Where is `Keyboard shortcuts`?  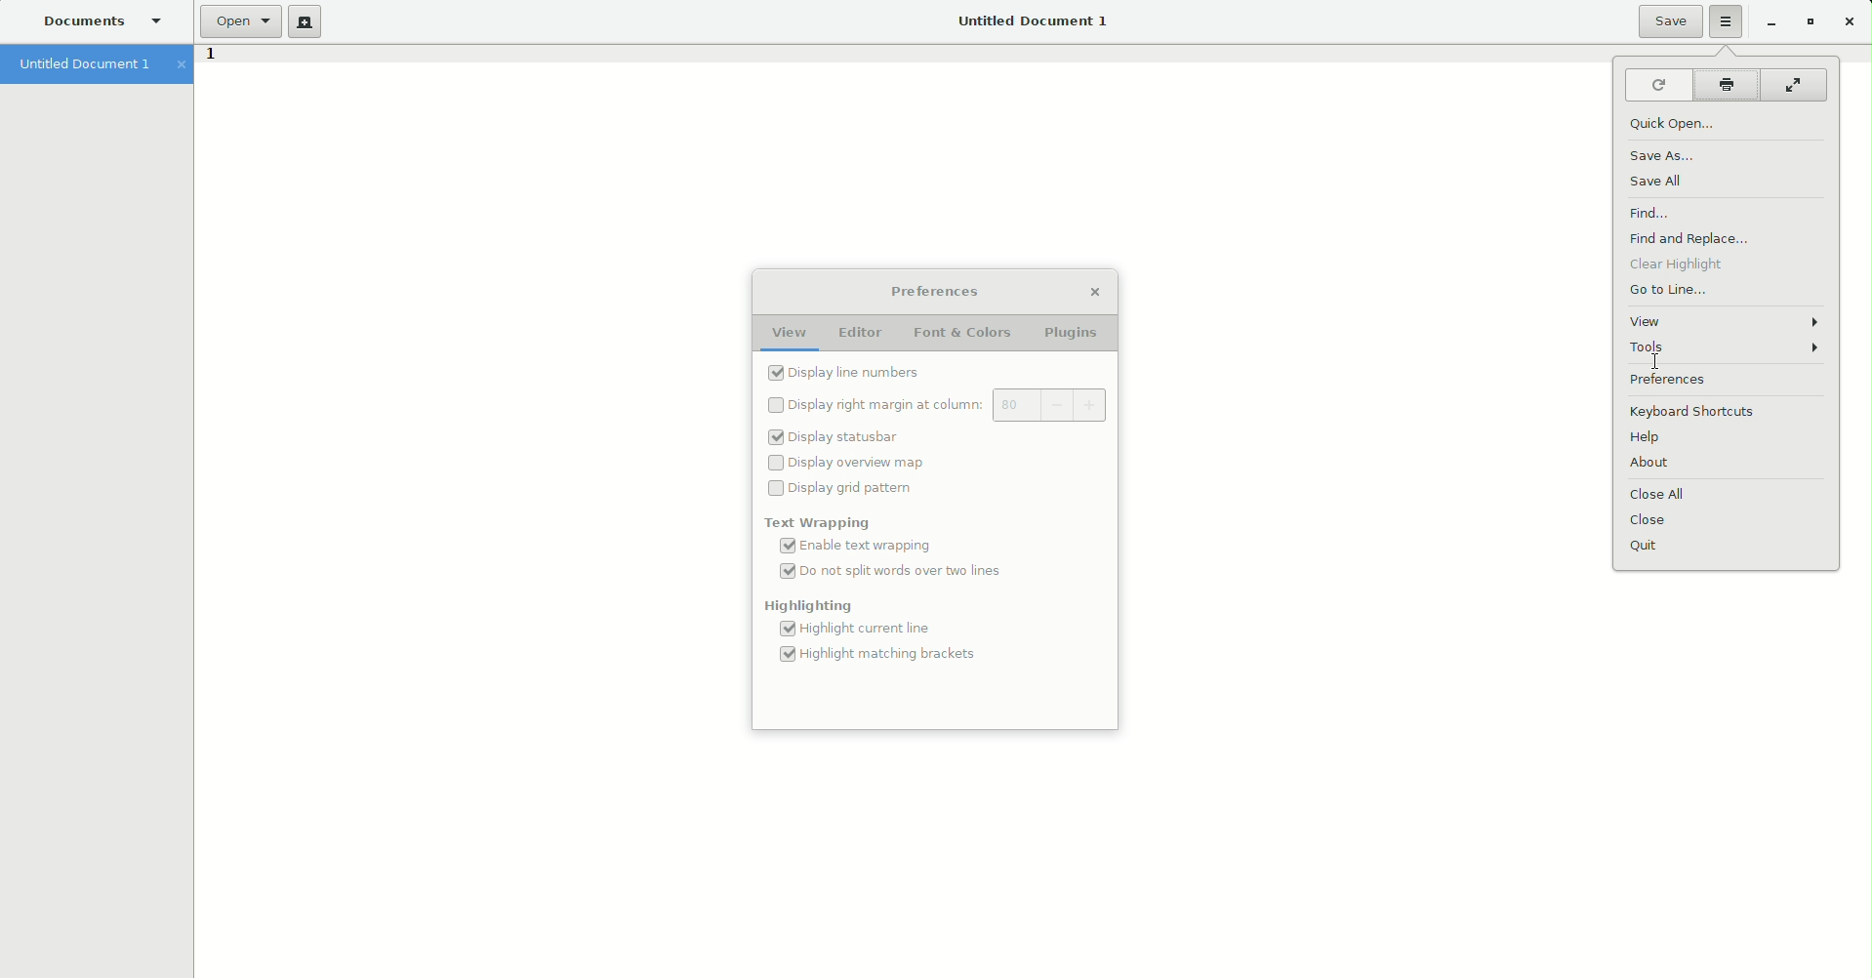
Keyboard shortcuts is located at coordinates (1700, 411).